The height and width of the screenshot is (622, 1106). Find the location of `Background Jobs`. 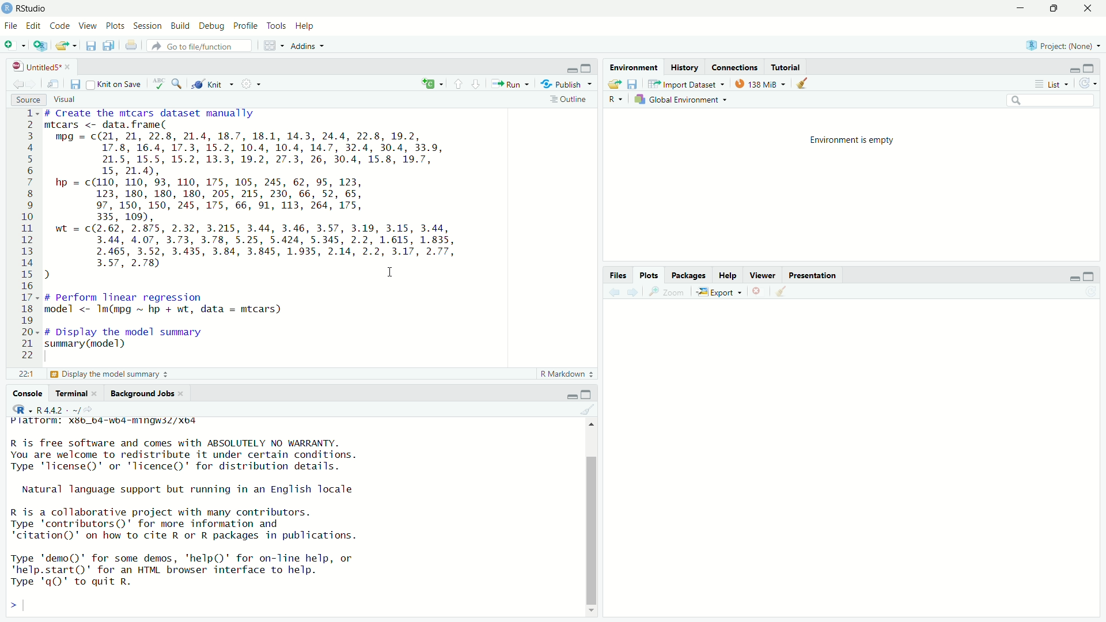

Background Jobs is located at coordinates (143, 395).